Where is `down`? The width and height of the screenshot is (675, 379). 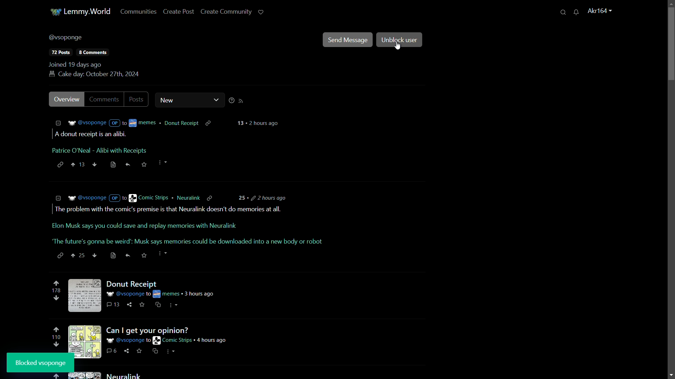
down is located at coordinates (95, 255).